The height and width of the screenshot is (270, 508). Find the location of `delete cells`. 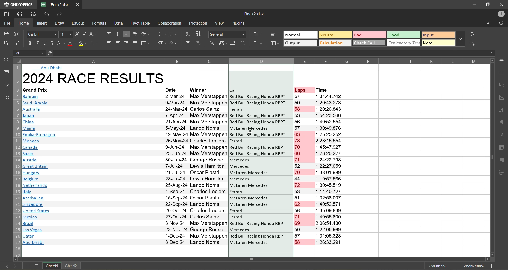

delete cells is located at coordinates (259, 43).